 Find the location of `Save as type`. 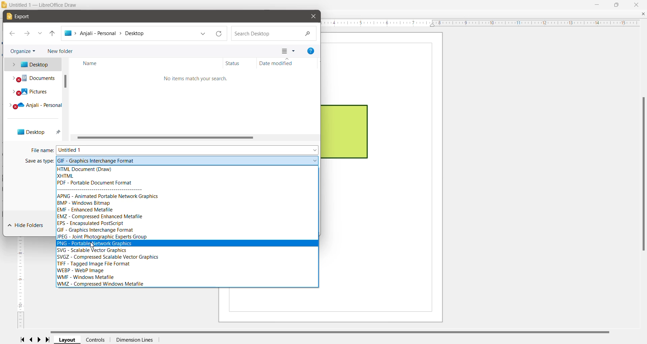

Save as type is located at coordinates (39, 161).